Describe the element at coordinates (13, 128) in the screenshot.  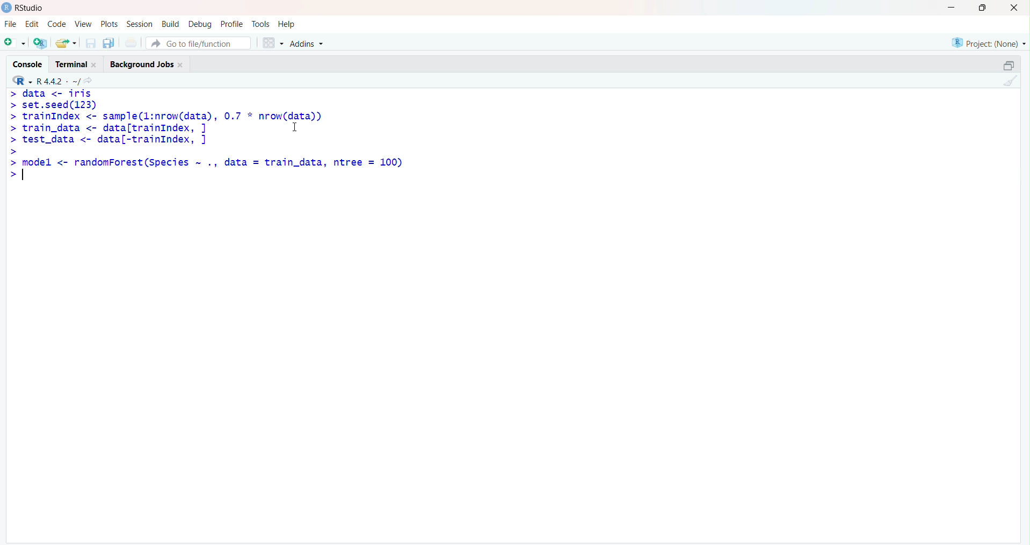
I see `Prompt cursor` at that location.